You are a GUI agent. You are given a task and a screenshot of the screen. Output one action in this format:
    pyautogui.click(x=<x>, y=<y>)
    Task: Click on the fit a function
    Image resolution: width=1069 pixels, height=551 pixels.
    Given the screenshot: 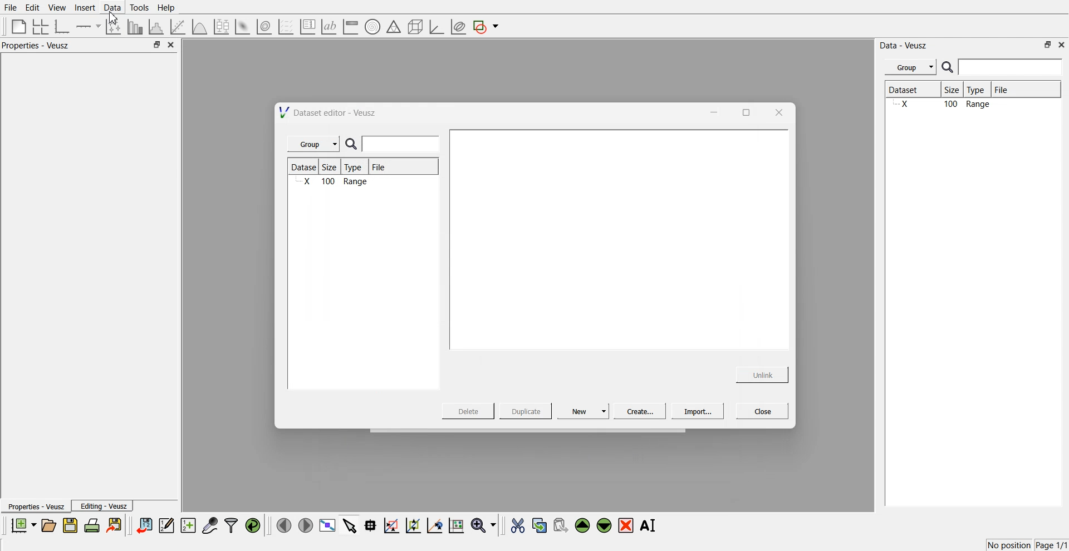 What is the action you would take?
    pyautogui.click(x=179, y=26)
    